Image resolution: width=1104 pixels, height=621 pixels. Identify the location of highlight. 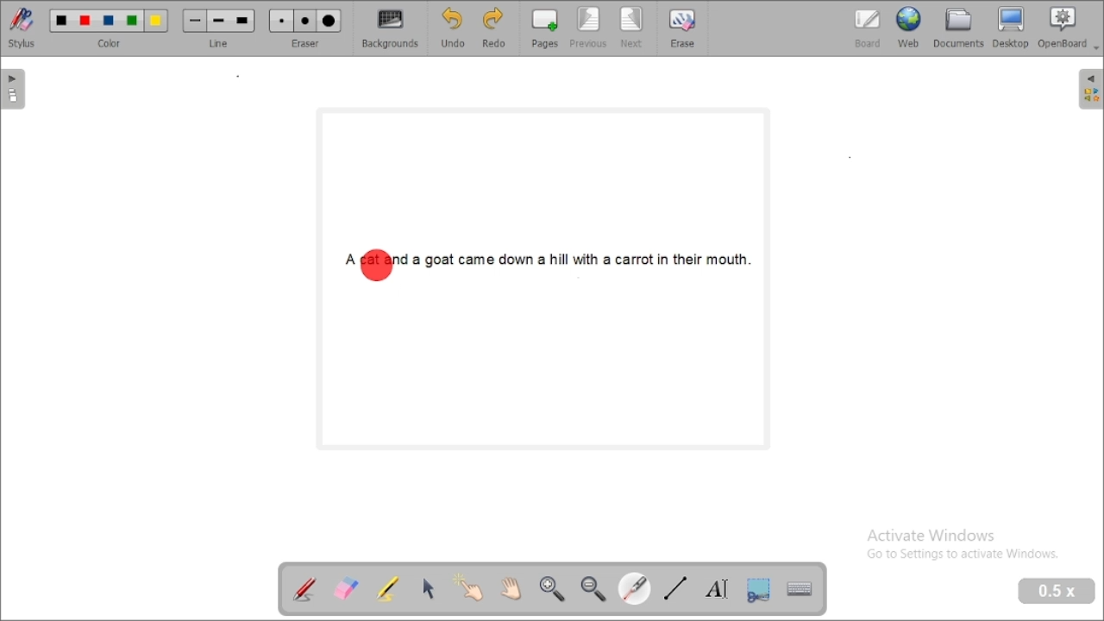
(388, 587).